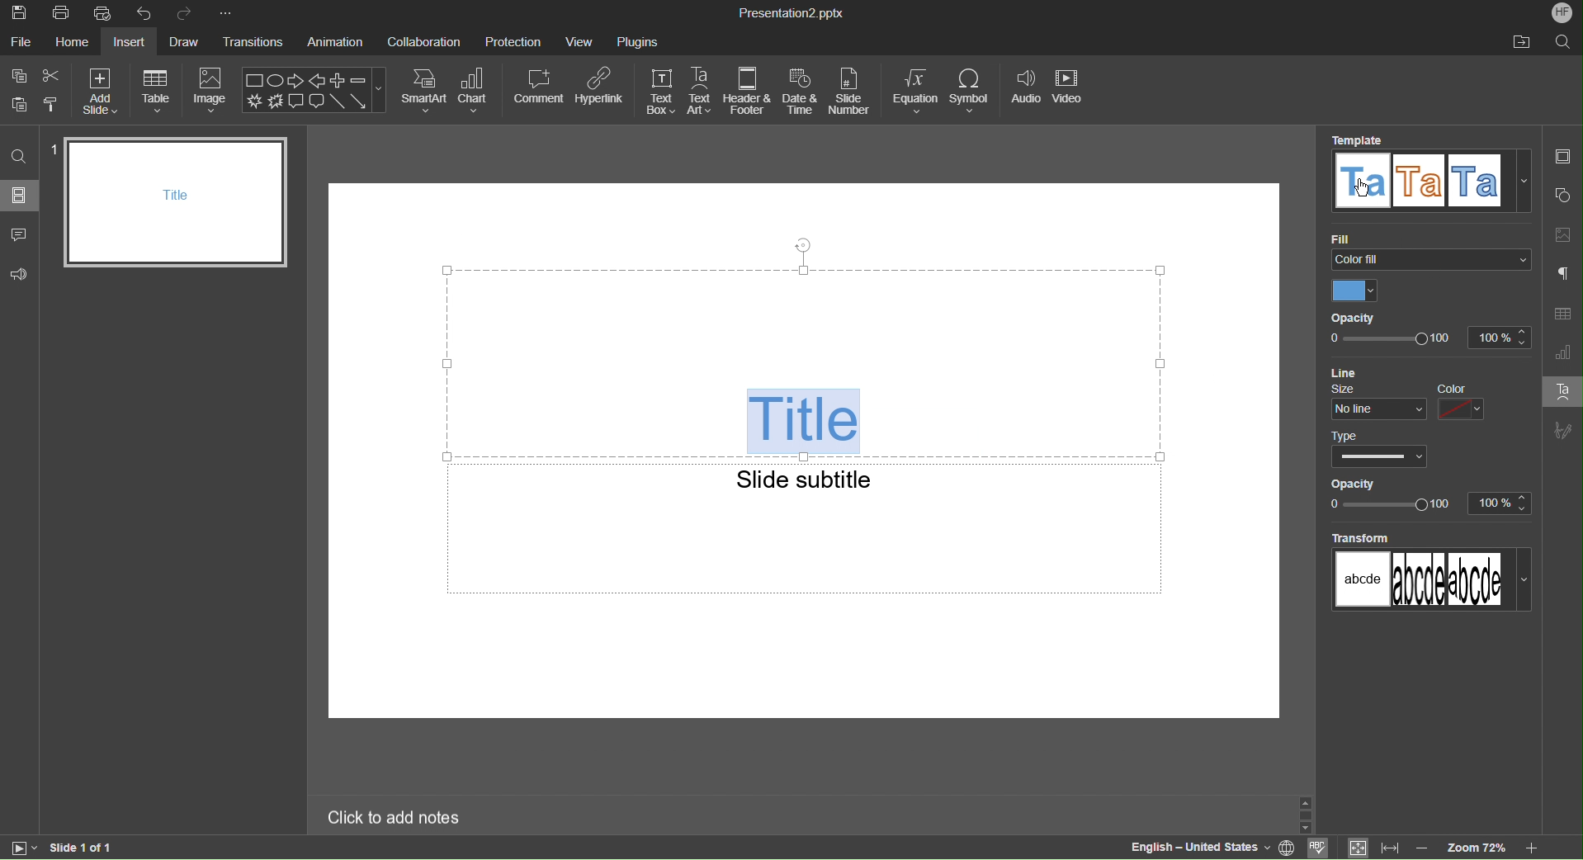 Image resolution: width=1583 pixels, height=860 pixels. What do you see at coordinates (394, 819) in the screenshot?
I see `Click to add notes` at bounding box center [394, 819].